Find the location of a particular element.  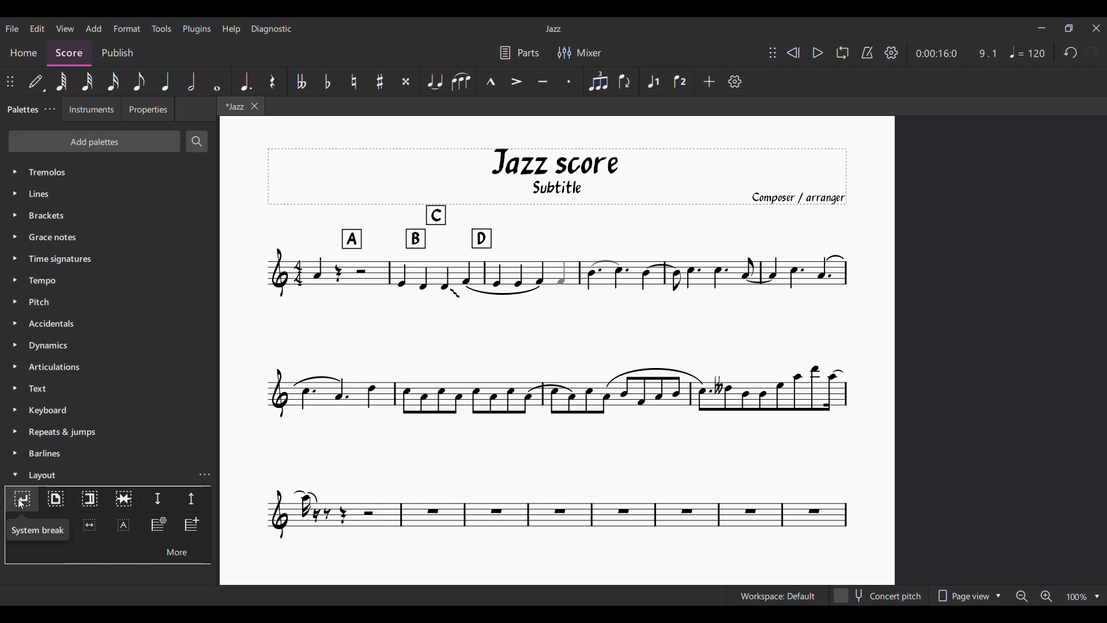

Start spacer up is located at coordinates (193, 500).